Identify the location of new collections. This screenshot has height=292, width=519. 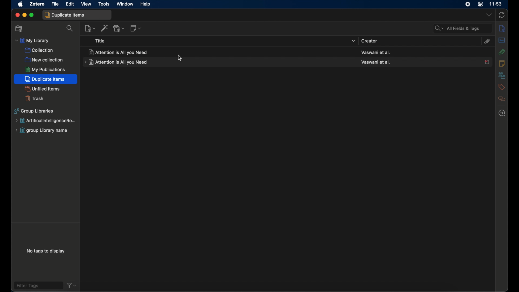
(44, 59).